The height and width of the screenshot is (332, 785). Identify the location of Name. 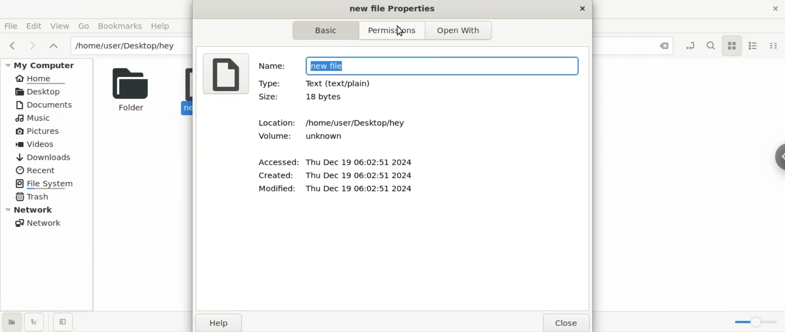
(271, 65).